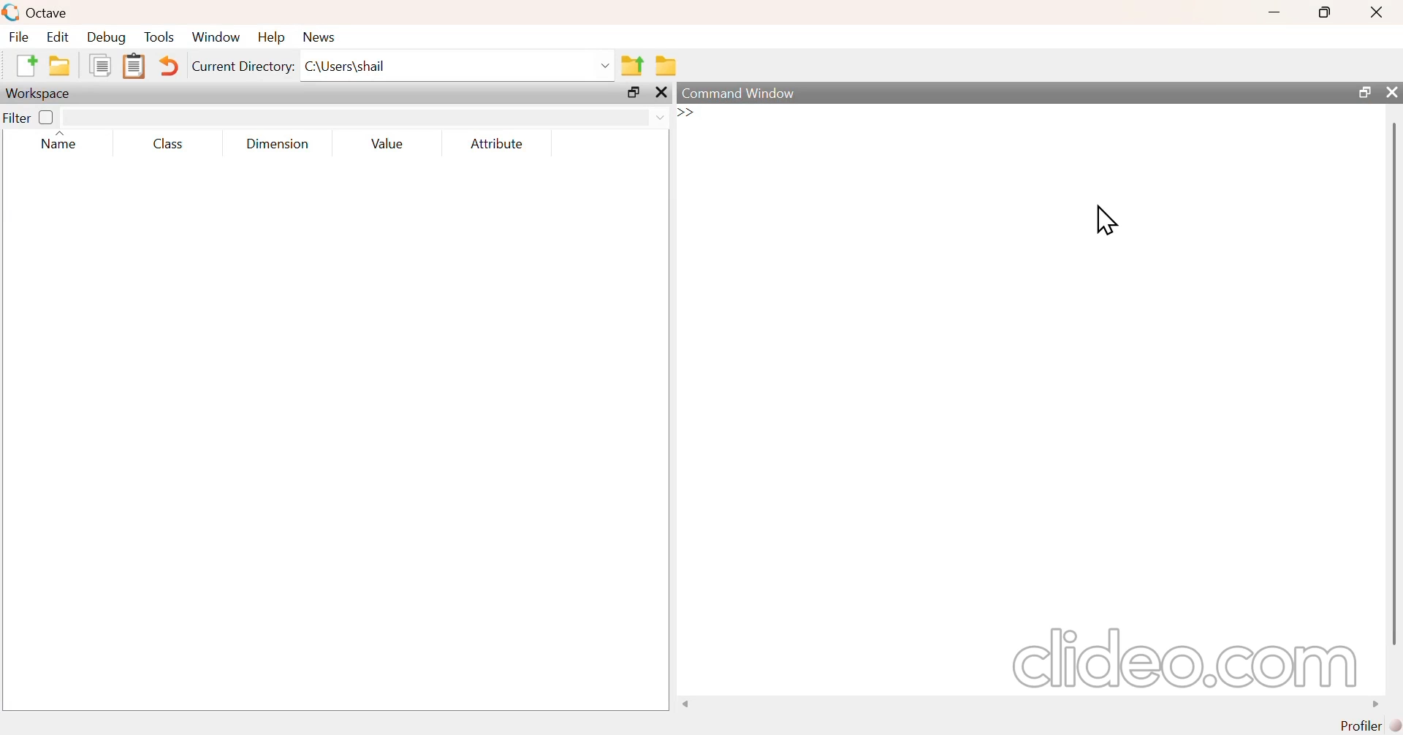 The image size is (1403, 735). What do you see at coordinates (156, 37) in the screenshot?
I see `tools` at bounding box center [156, 37].